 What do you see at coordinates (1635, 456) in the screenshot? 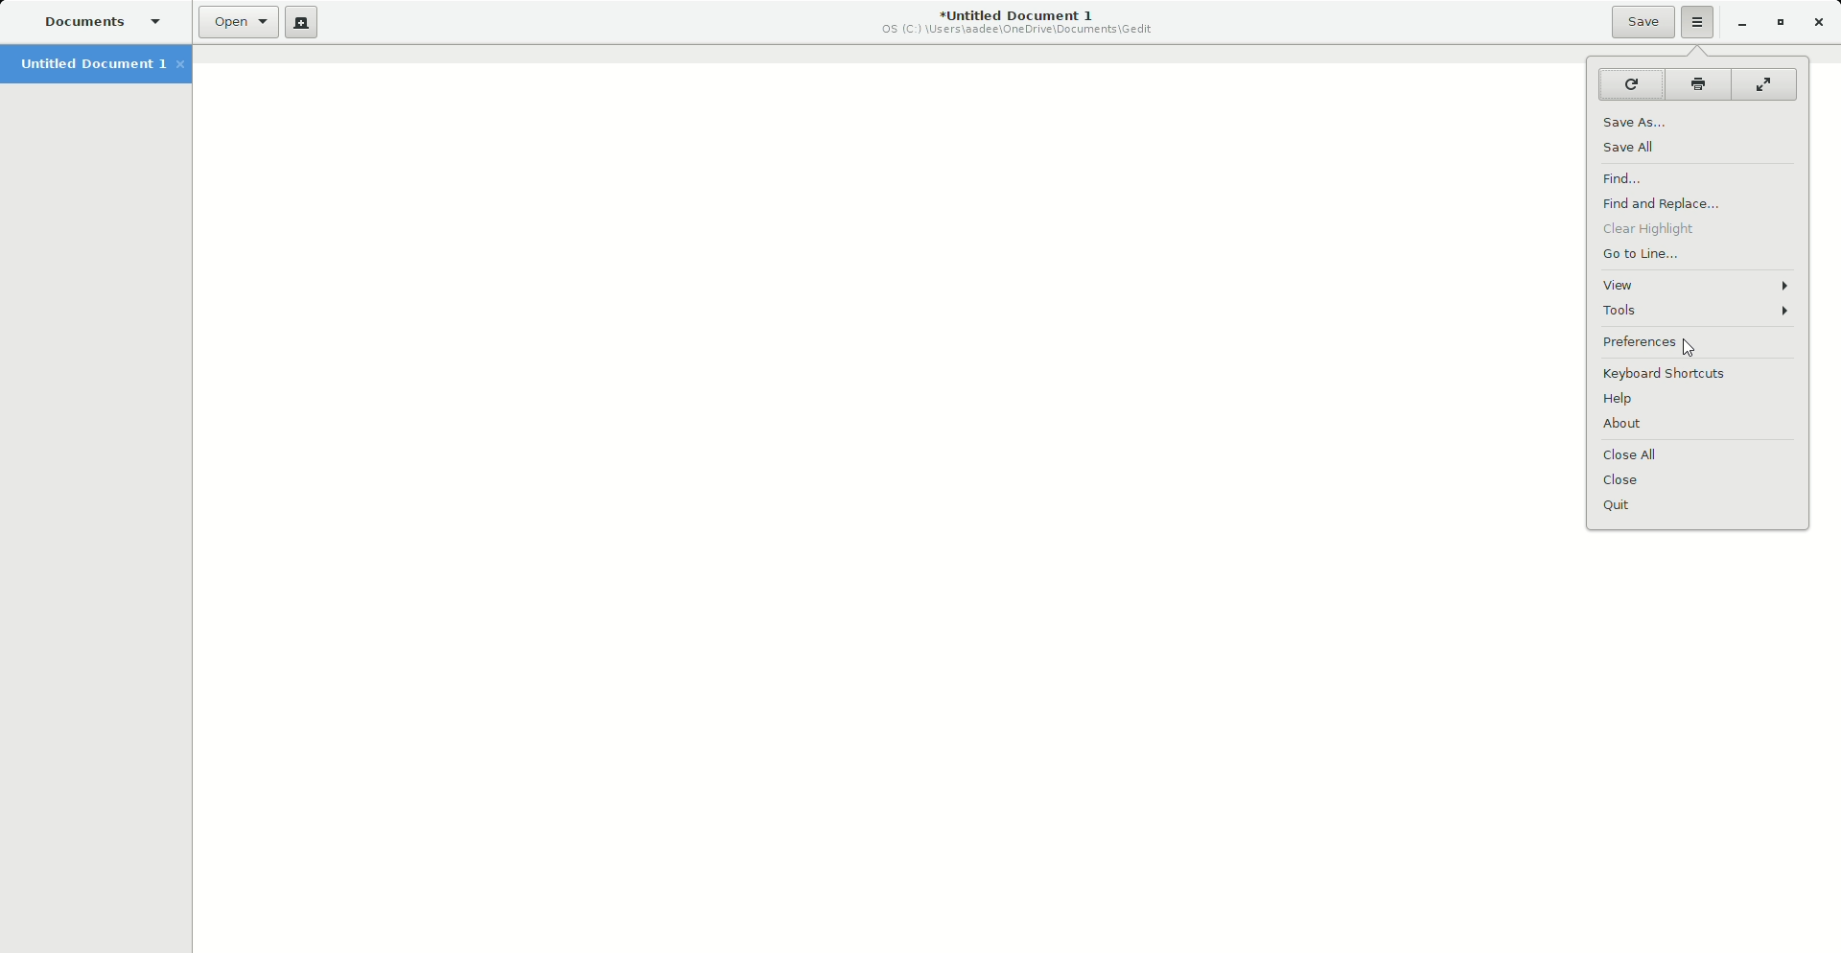
I see `Close all` at bounding box center [1635, 456].